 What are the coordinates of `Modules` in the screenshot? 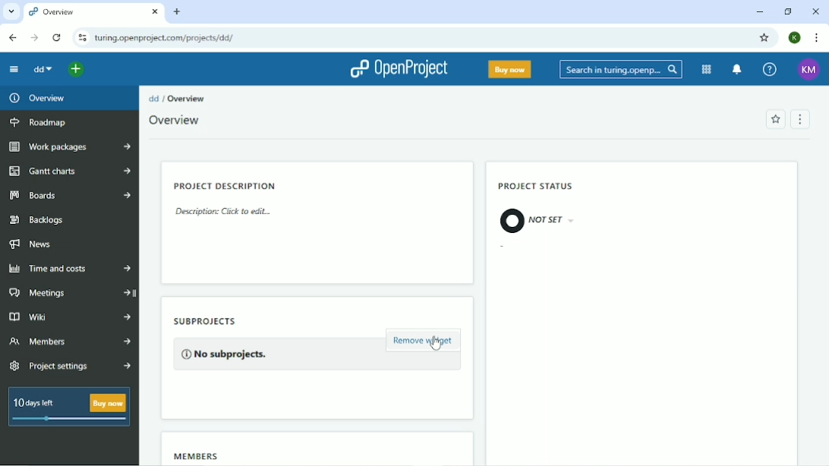 It's located at (706, 70).